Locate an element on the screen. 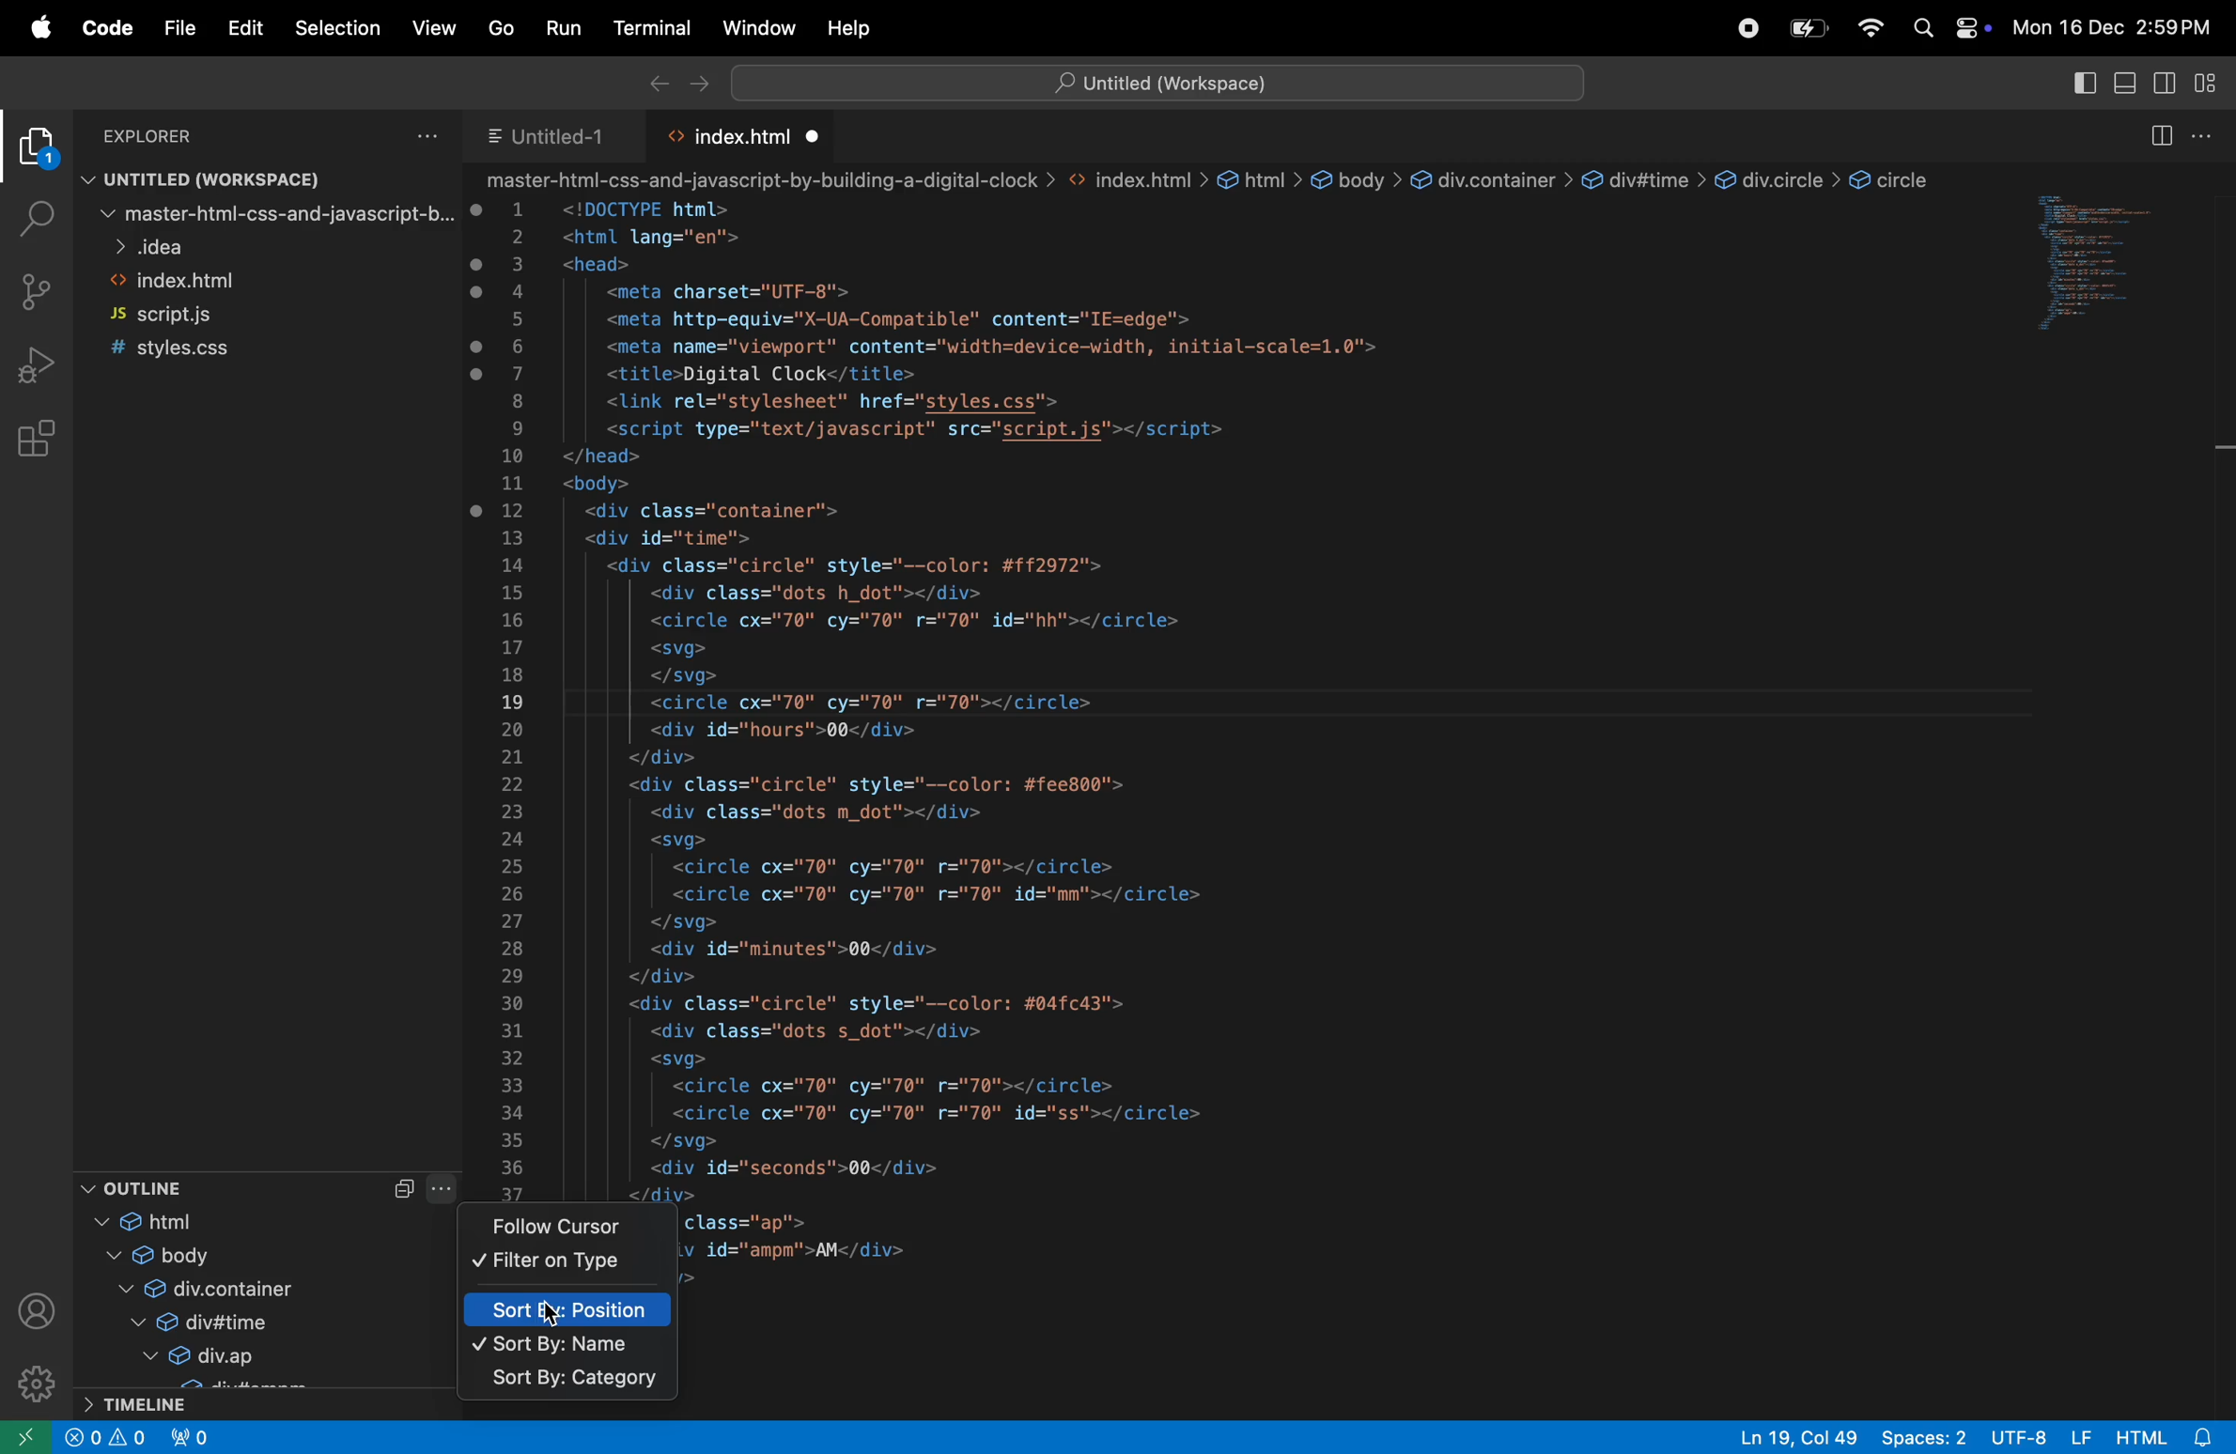  toggle panel is located at coordinates (2125, 85).